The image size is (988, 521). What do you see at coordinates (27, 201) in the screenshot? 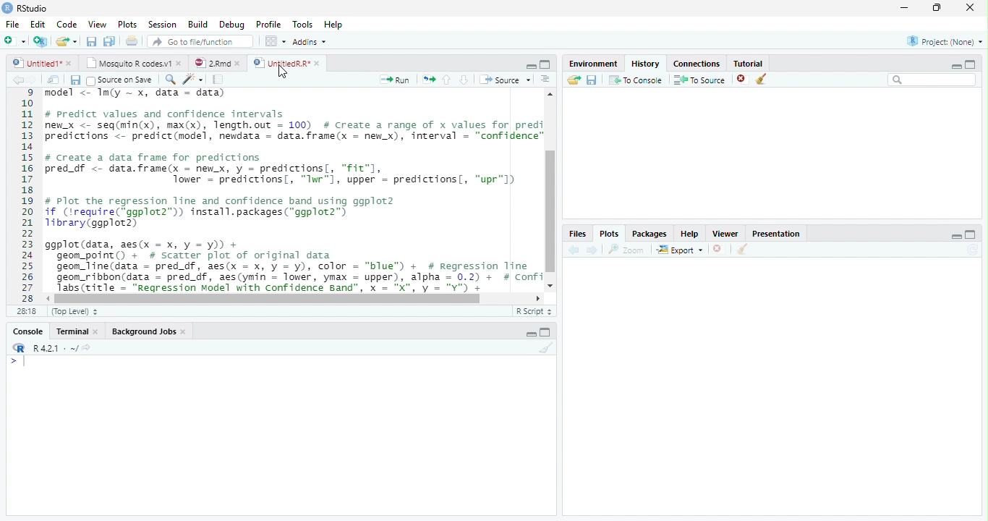
I see `11121311s161718192021223225262728` at bounding box center [27, 201].